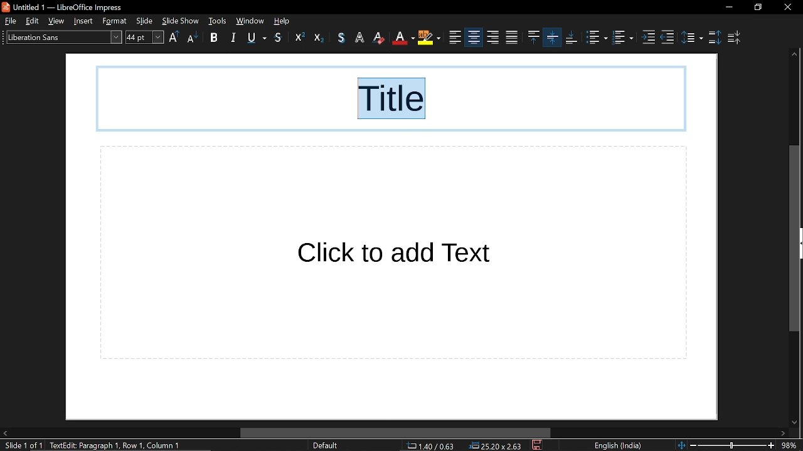 The width and height of the screenshot is (803, 451). What do you see at coordinates (10, 21) in the screenshot?
I see `file` at bounding box center [10, 21].